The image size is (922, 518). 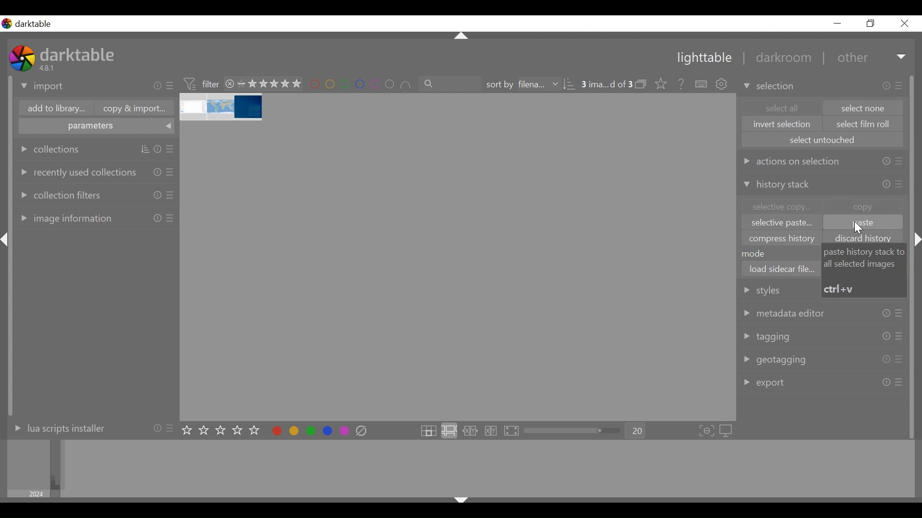 I want to click on selection, so click(x=770, y=86).